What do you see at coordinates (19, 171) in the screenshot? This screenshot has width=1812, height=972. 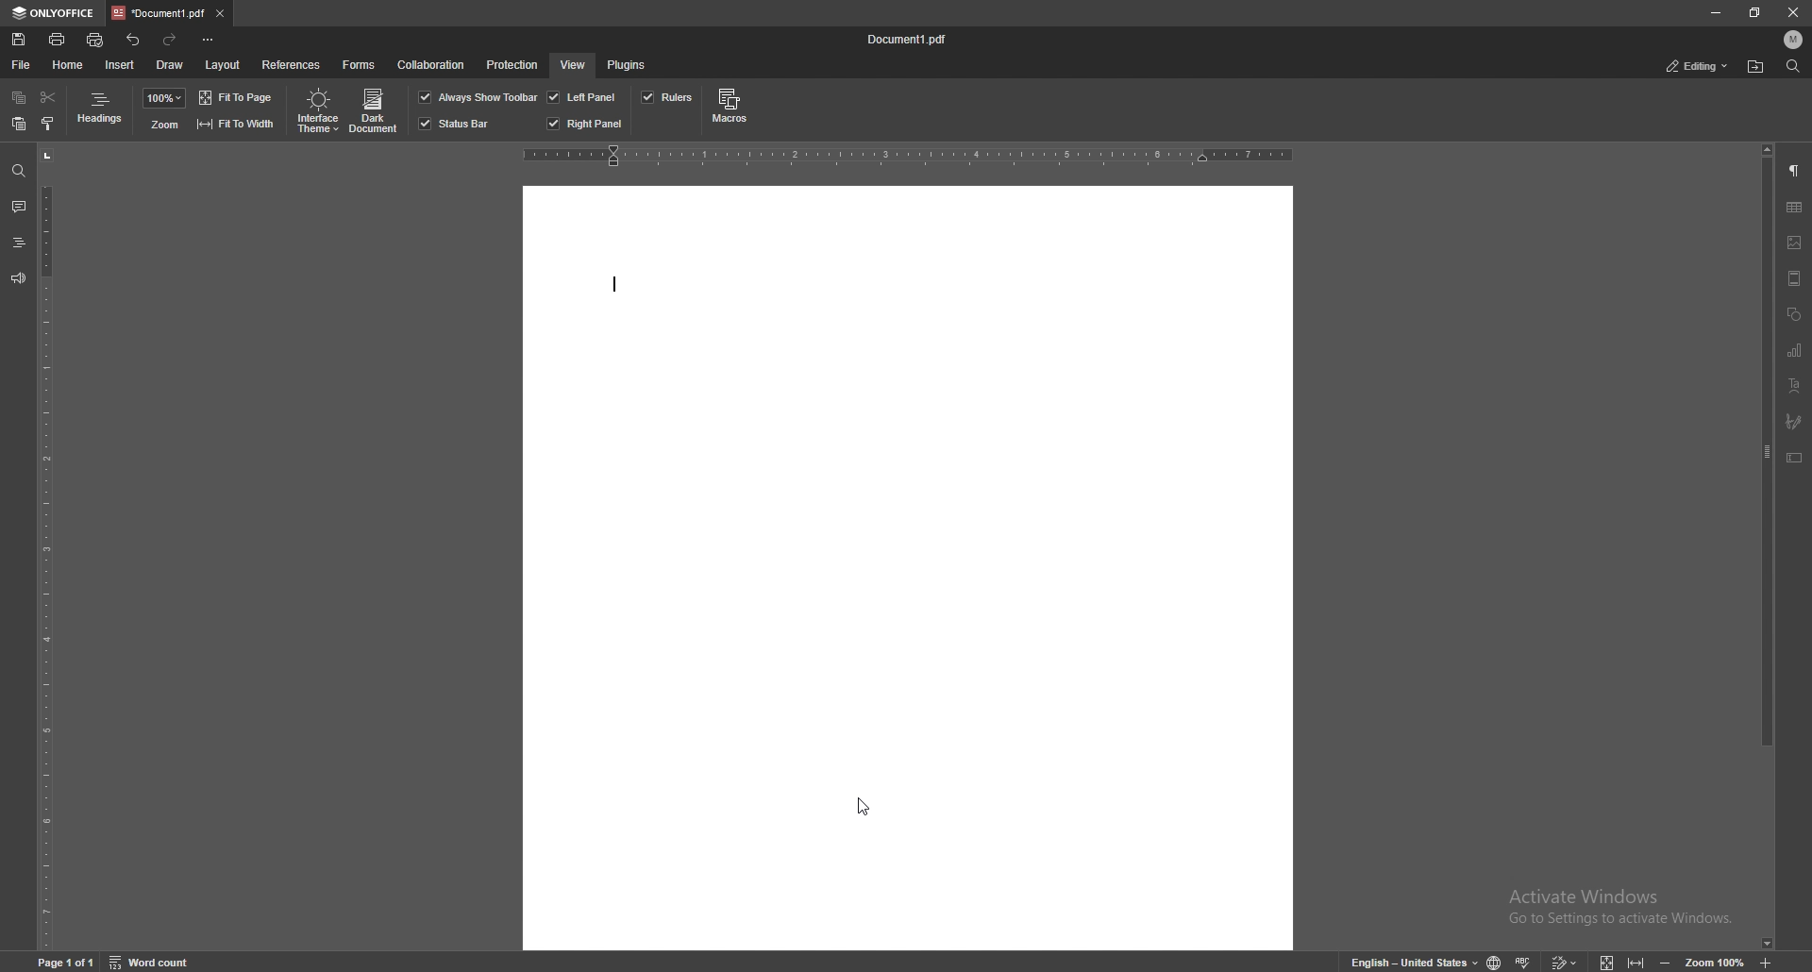 I see `find` at bounding box center [19, 171].